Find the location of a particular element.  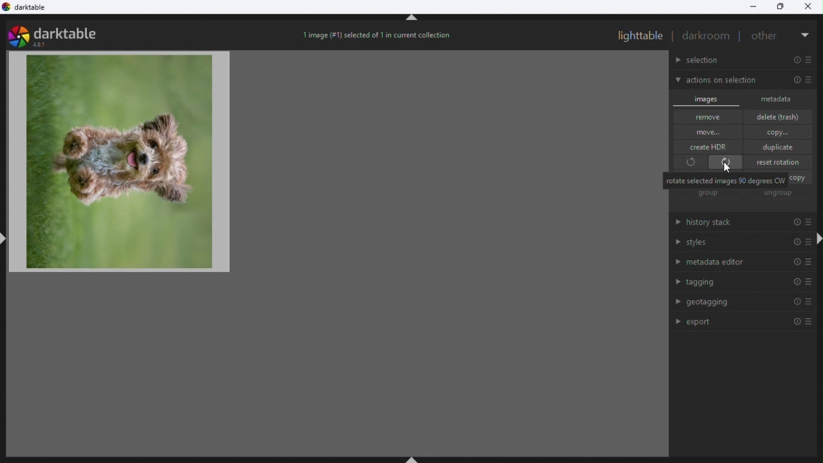

Rotate 90 degrees anti clockwise is located at coordinates (689, 163).